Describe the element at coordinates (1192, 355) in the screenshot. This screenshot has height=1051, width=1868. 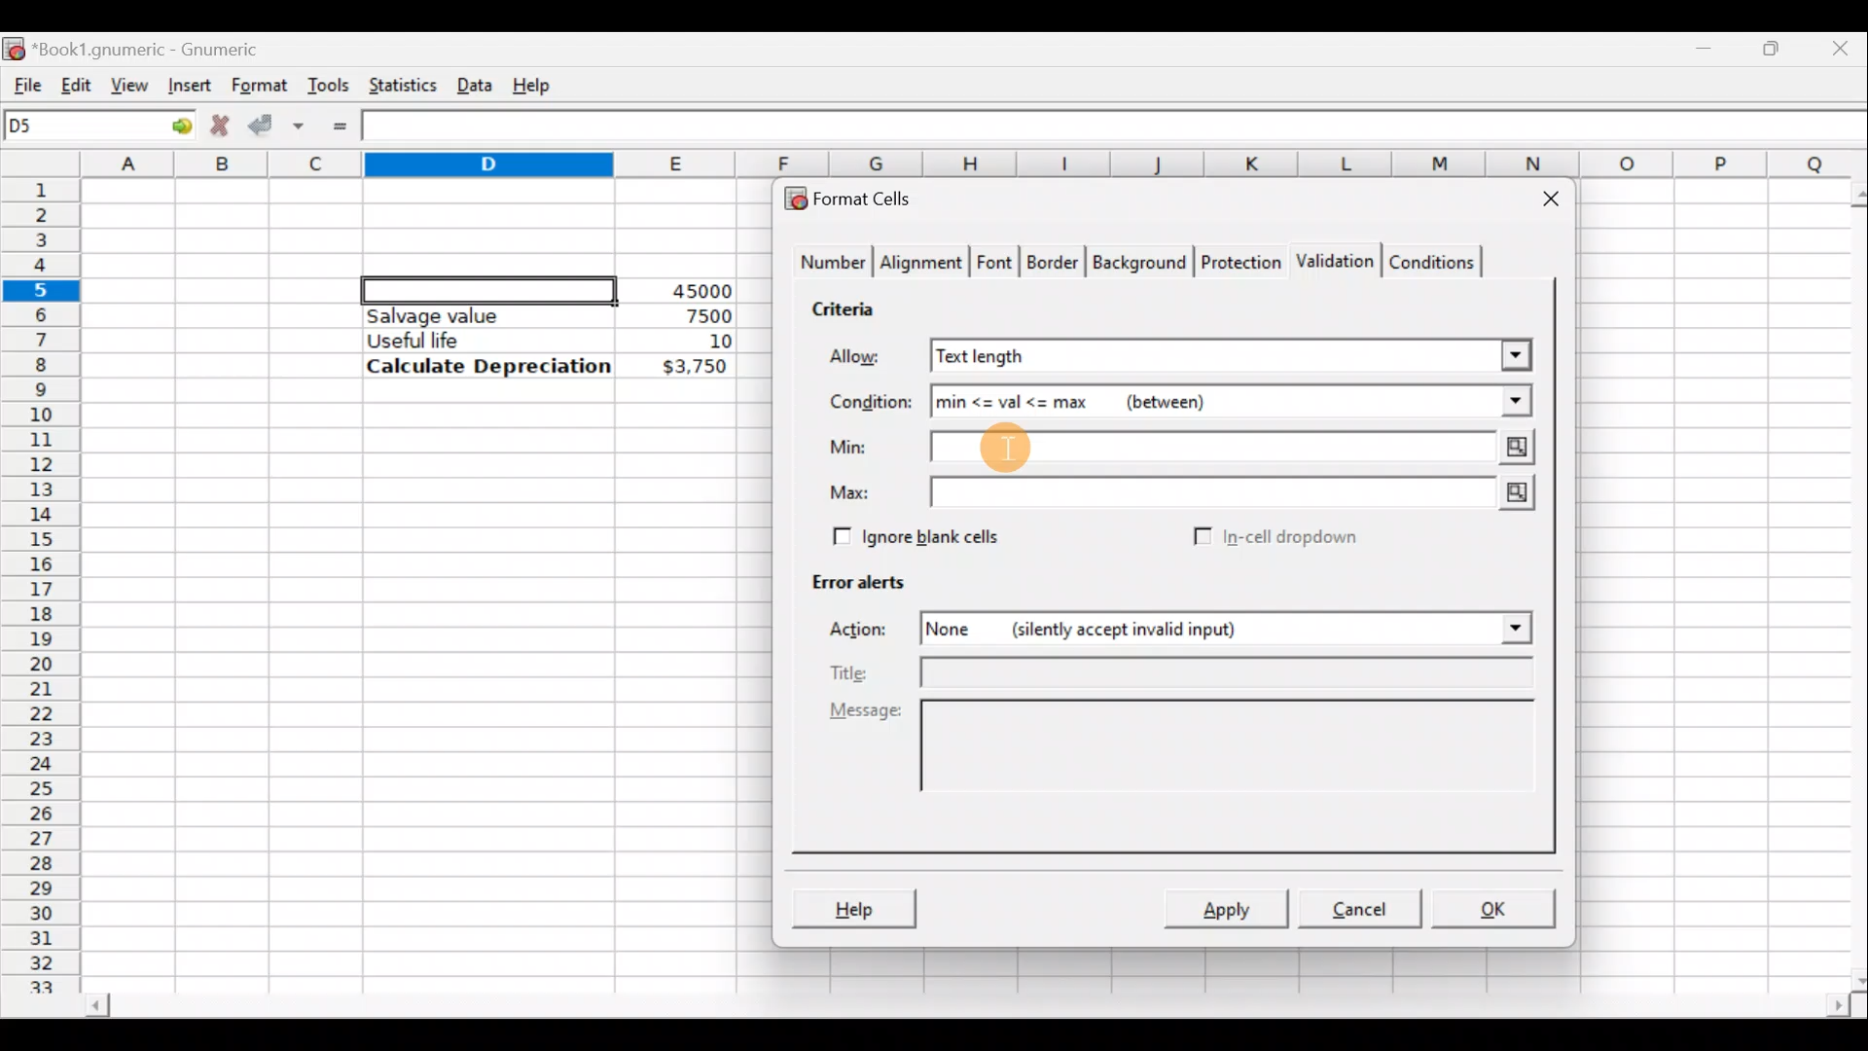
I see `Any value (no validation)` at that location.